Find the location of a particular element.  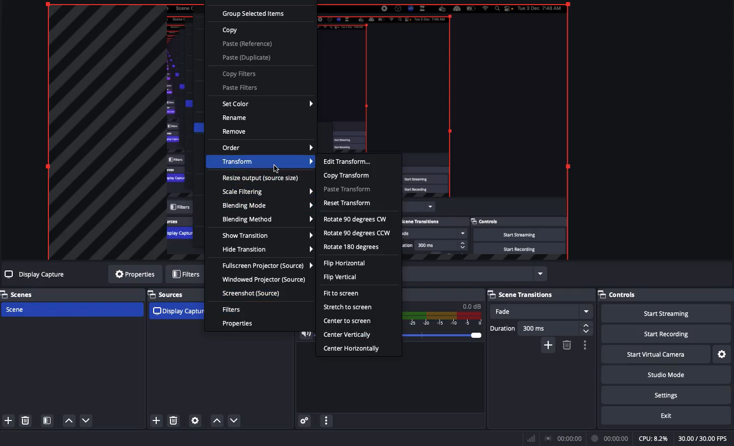

Group selected items is located at coordinates (254, 13).